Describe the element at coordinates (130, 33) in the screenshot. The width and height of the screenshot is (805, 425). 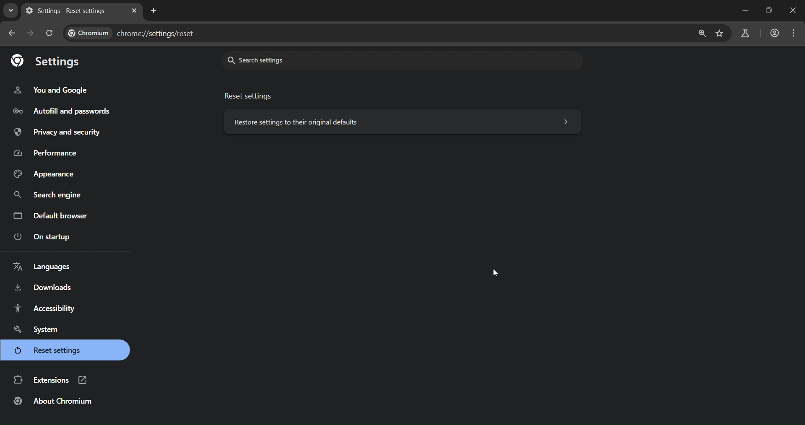
I see `text` at that location.